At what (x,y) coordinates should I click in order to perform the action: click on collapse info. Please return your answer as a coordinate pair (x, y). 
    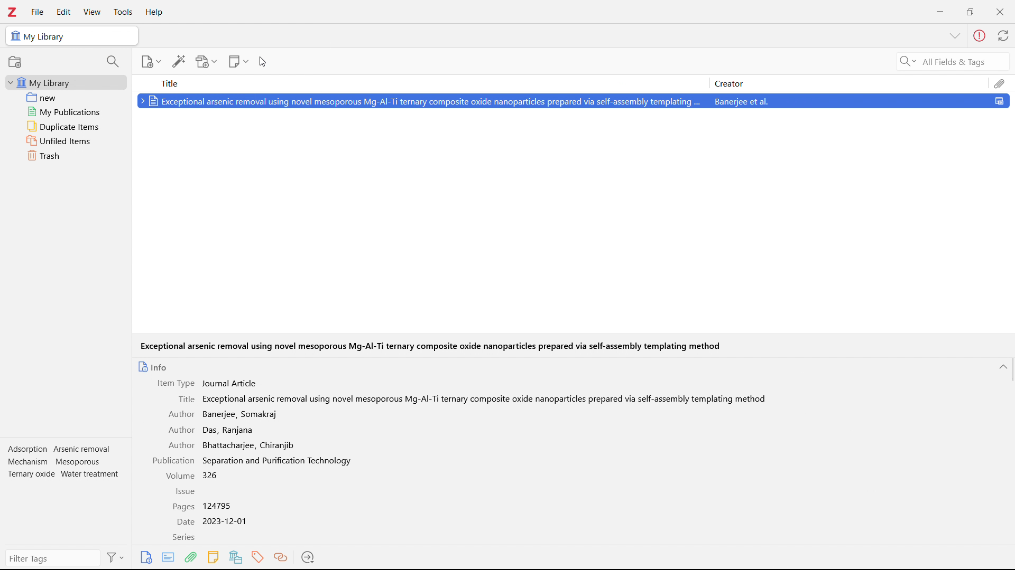
    Looking at the image, I should click on (956, 36).